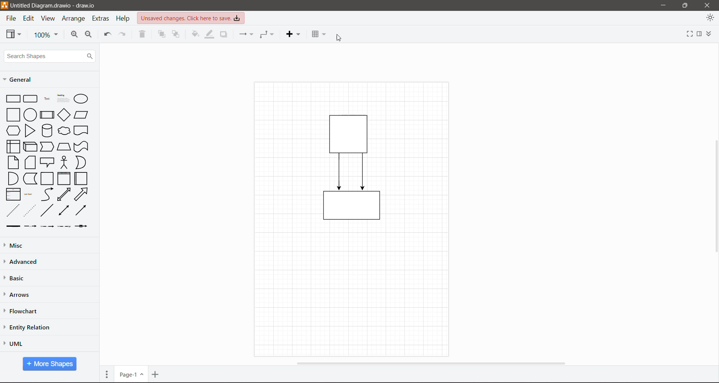 This screenshot has width=719, height=383. Describe the element at coordinates (318, 33) in the screenshot. I see `Table` at that location.